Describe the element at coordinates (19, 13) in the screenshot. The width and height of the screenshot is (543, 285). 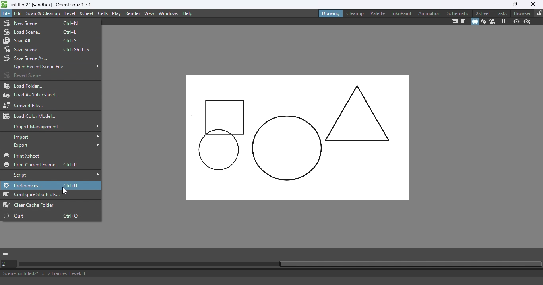
I see `Edit` at that location.